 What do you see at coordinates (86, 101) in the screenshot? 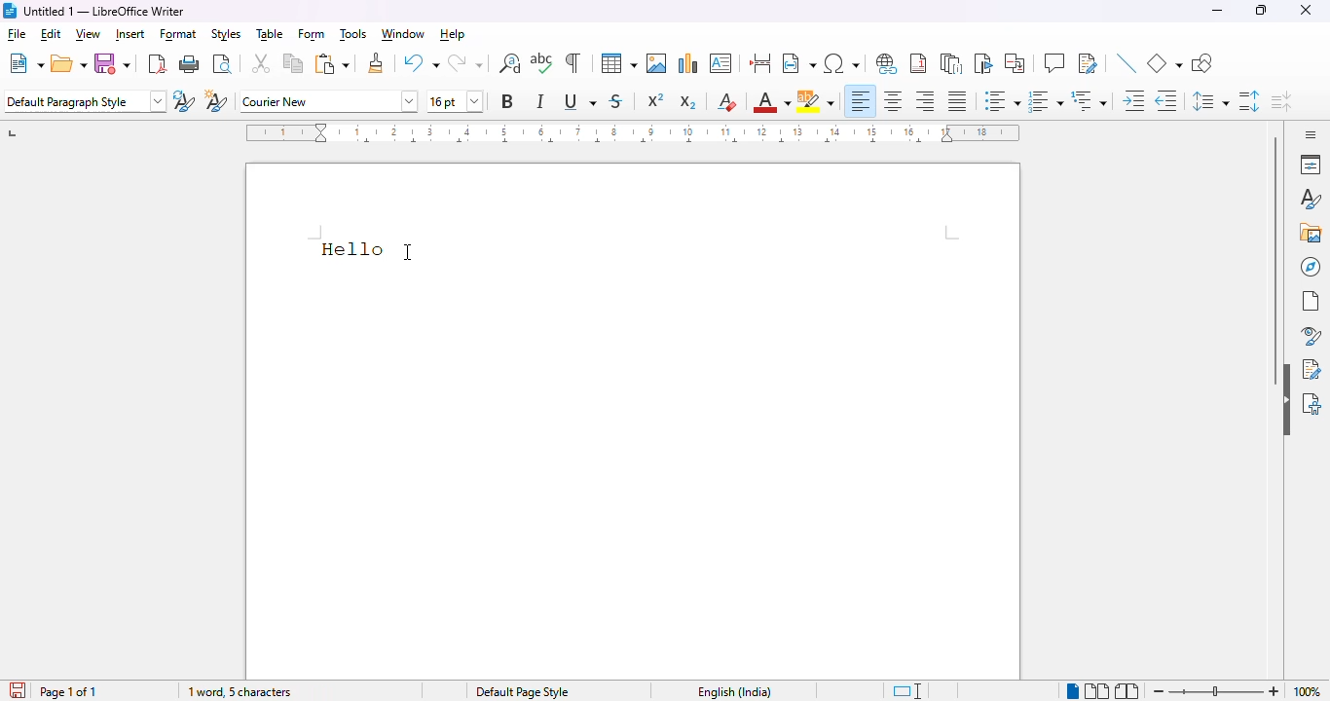
I see `set paragraph style` at bounding box center [86, 101].